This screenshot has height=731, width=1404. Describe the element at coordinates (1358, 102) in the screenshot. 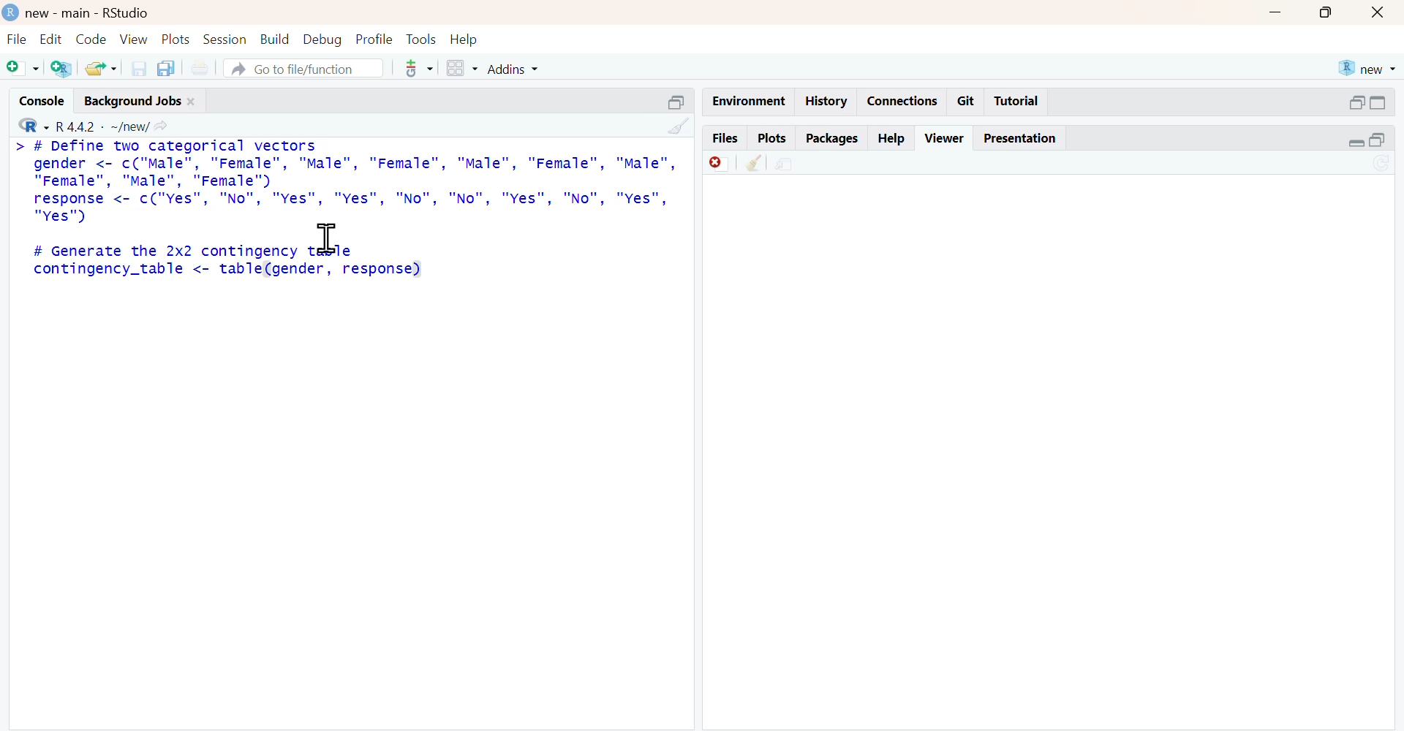

I see `open in separate window` at that location.